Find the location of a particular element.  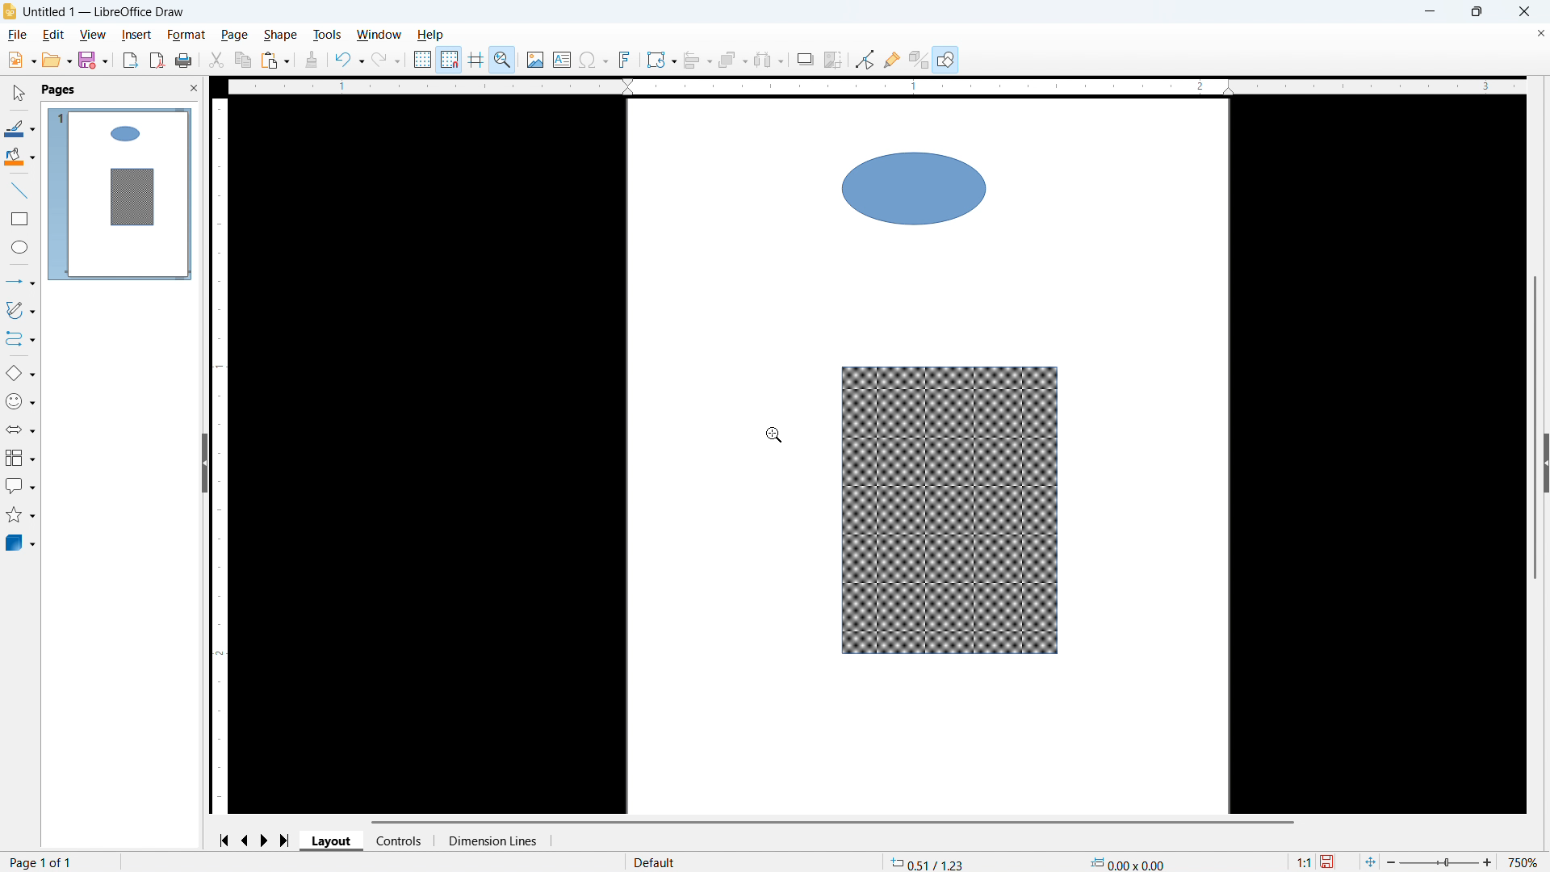

Rectangle  is located at coordinates (20, 219).